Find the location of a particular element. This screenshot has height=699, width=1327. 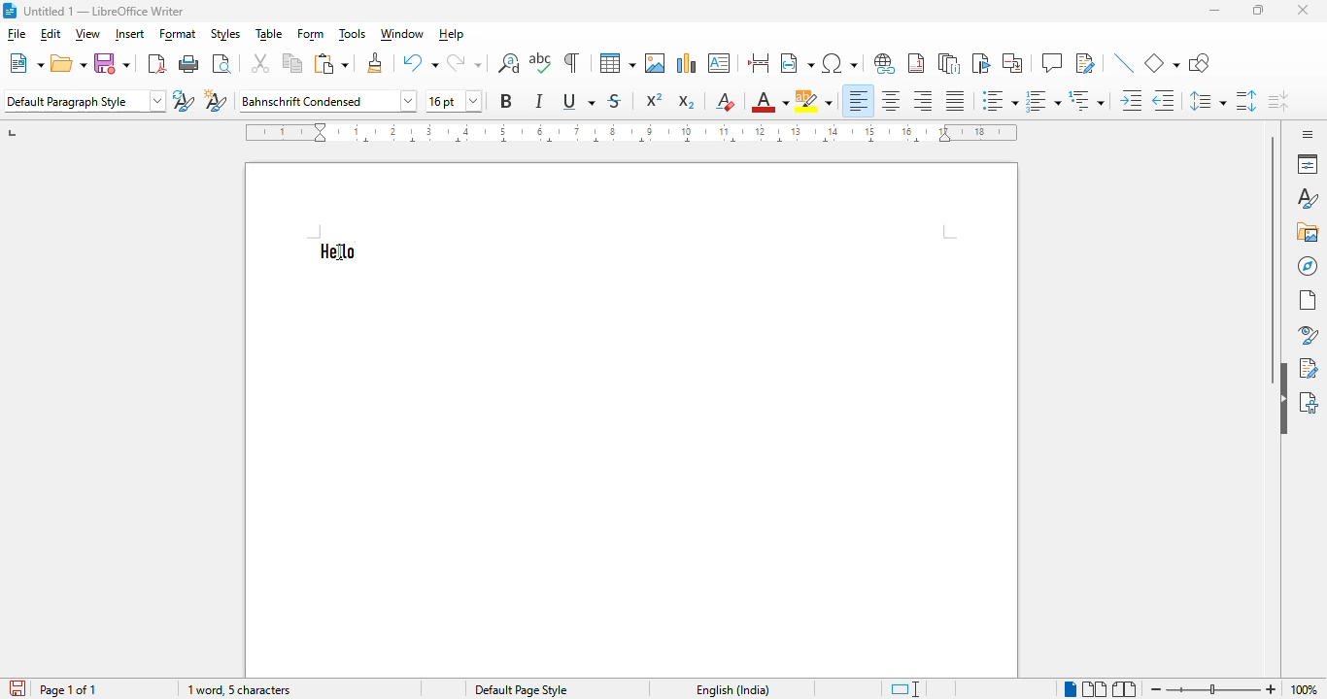

redo is located at coordinates (464, 63).